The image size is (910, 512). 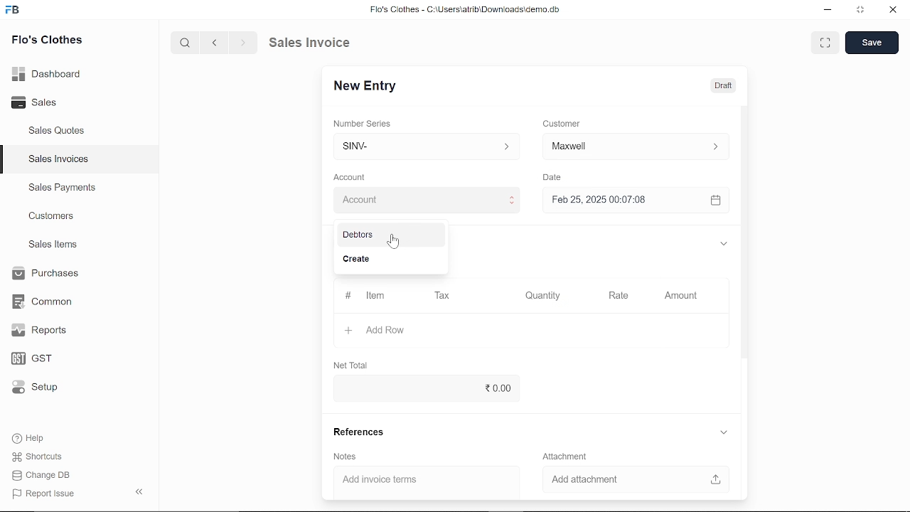 I want to click on Help, so click(x=30, y=438).